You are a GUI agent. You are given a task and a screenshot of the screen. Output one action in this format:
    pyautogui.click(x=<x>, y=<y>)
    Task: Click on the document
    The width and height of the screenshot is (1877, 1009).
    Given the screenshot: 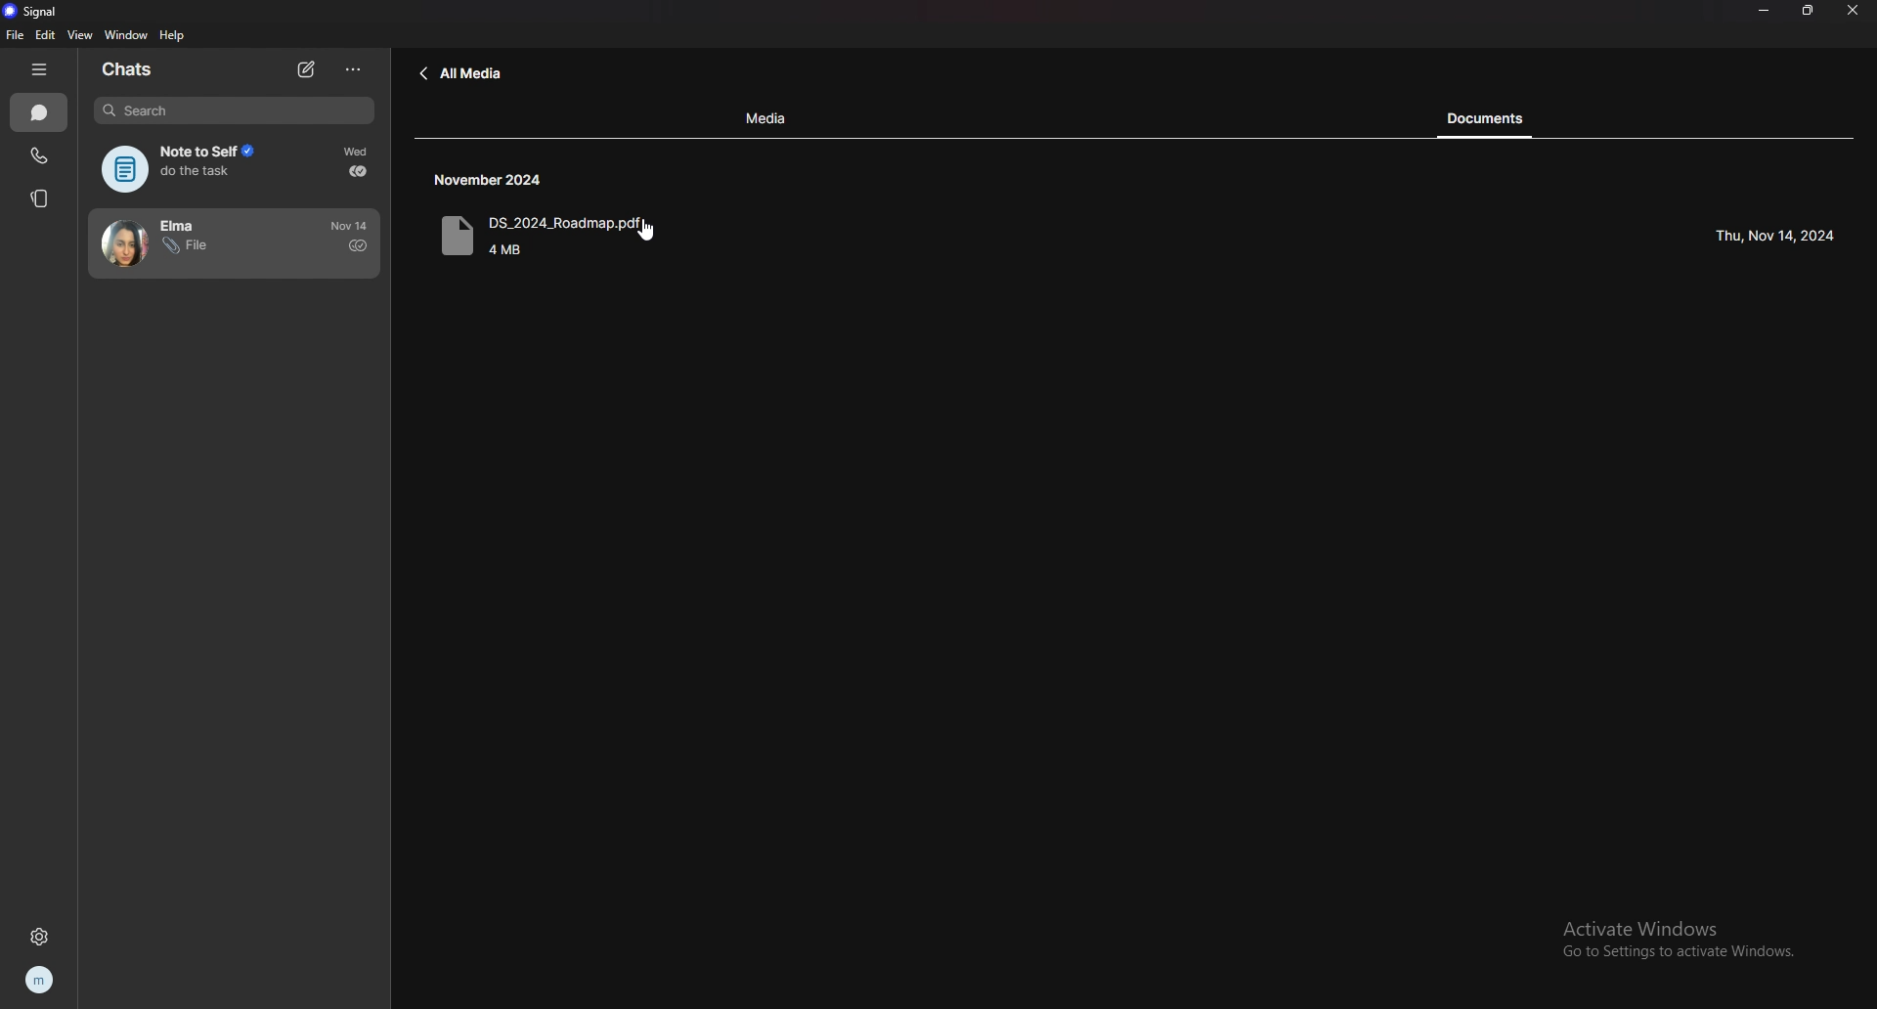 What is the action you would take?
    pyautogui.click(x=1497, y=118)
    